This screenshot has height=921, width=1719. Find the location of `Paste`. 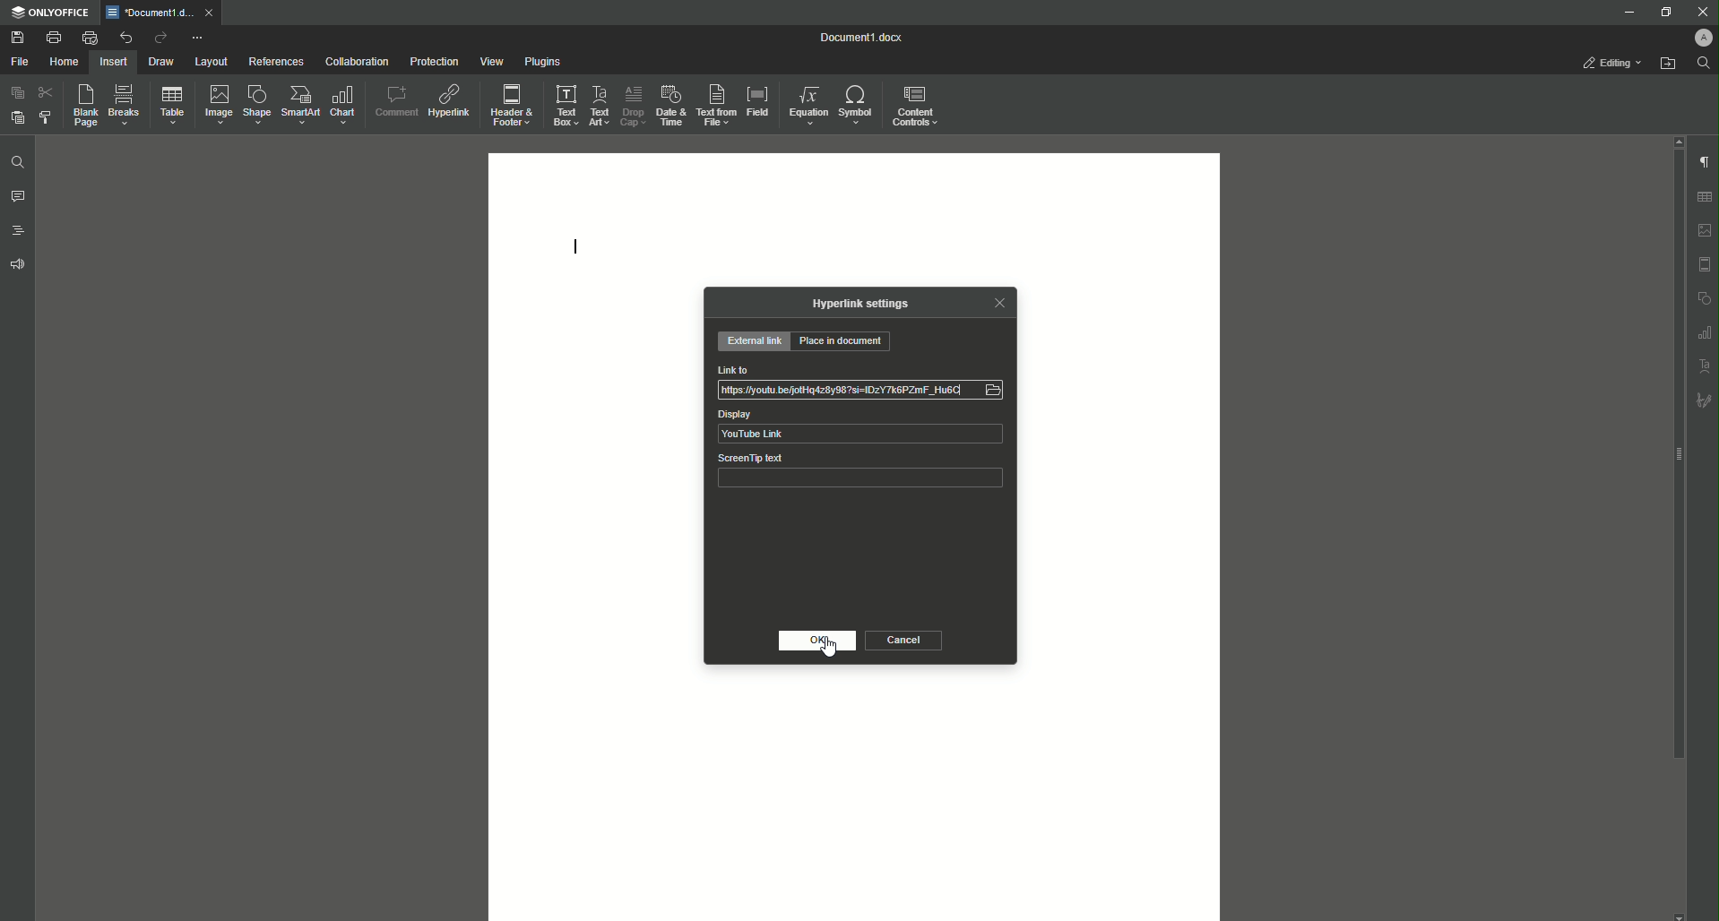

Paste is located at coordinates (18, 118).